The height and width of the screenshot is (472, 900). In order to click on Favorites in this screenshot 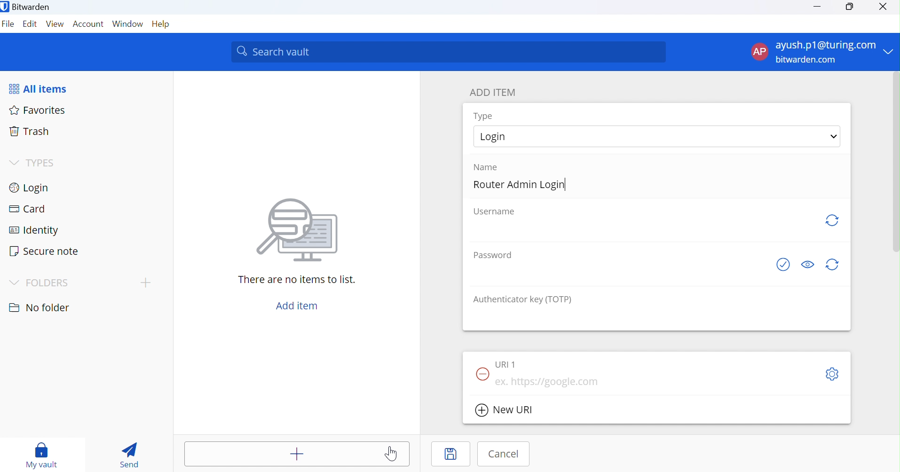, I will do `click(39, 110)`.